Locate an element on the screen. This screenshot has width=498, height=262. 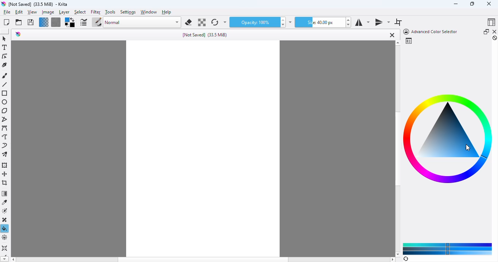
multibrush tool is located at coordinates (5, 154).